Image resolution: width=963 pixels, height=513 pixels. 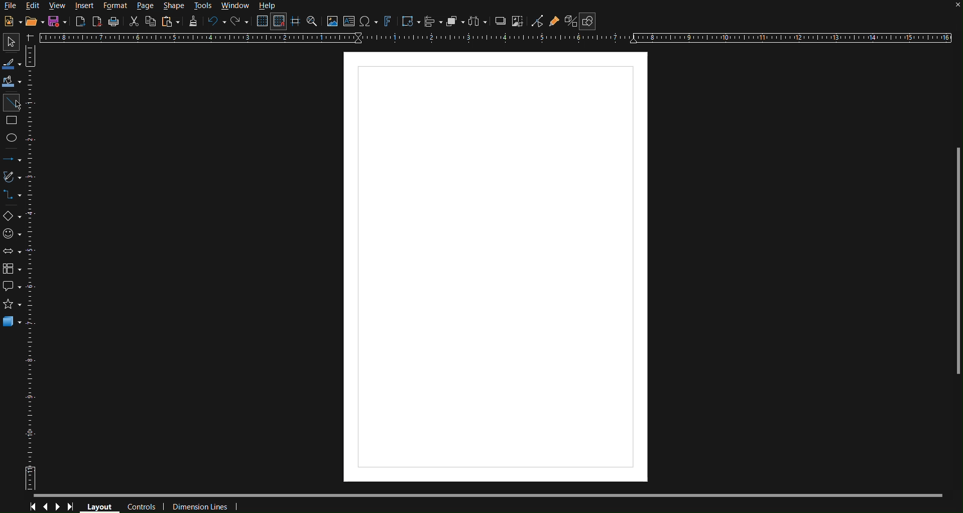 I want to click on Insert special characters, so click(x=369, y=22).